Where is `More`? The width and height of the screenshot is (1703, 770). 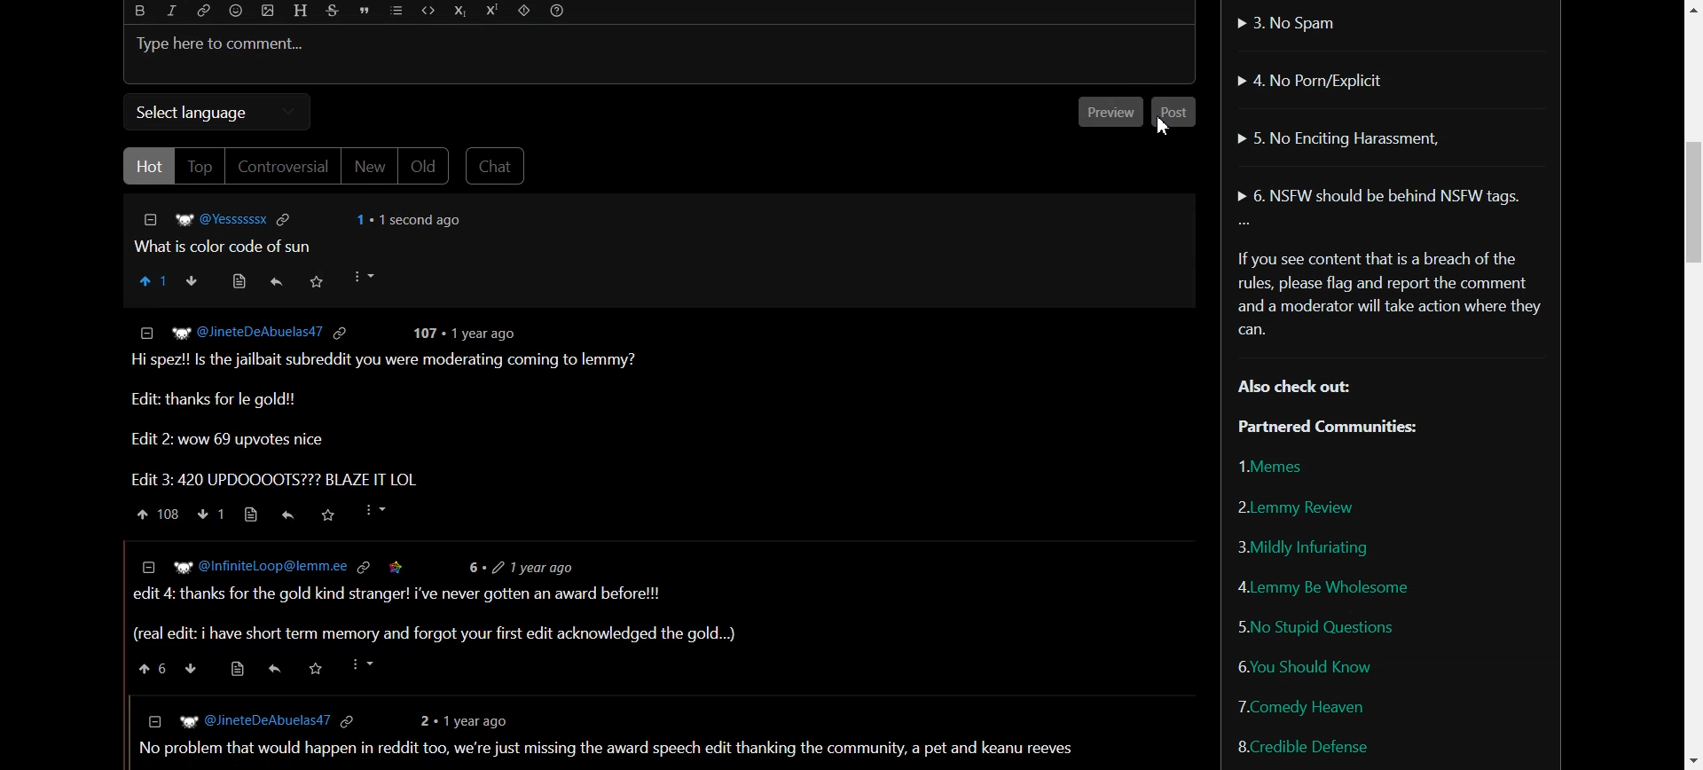
More is located at coordinates (1244, 224).